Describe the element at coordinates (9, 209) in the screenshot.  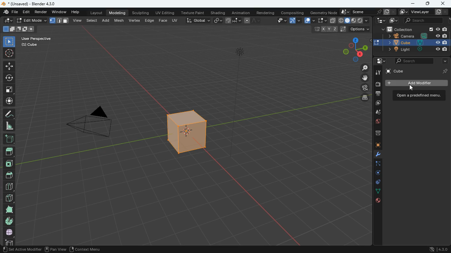
I see `shape` at that location.